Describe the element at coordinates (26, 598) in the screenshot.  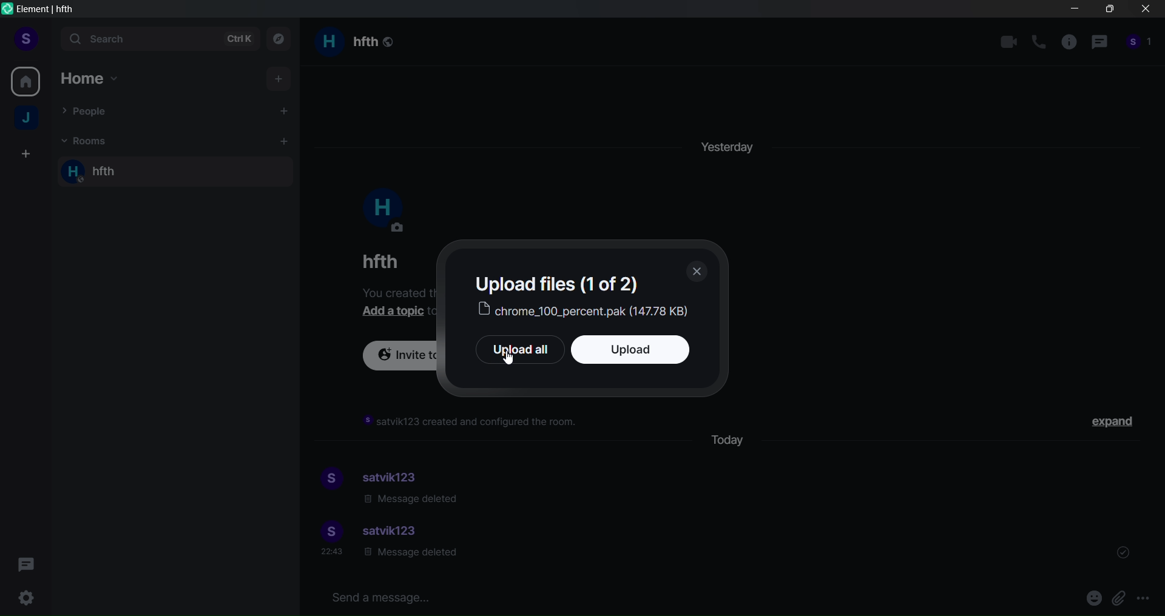
I see `setting` at that location.